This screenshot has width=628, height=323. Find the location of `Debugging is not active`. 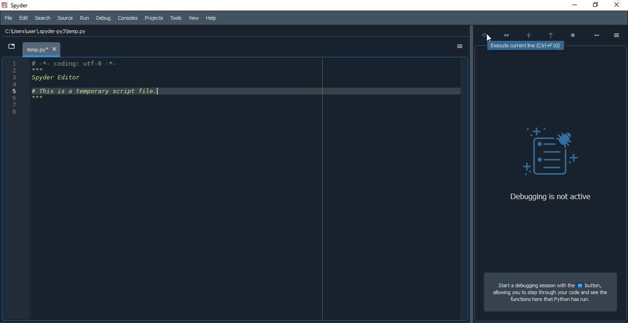

Debugging is not active is located at coordinates (548, 196).